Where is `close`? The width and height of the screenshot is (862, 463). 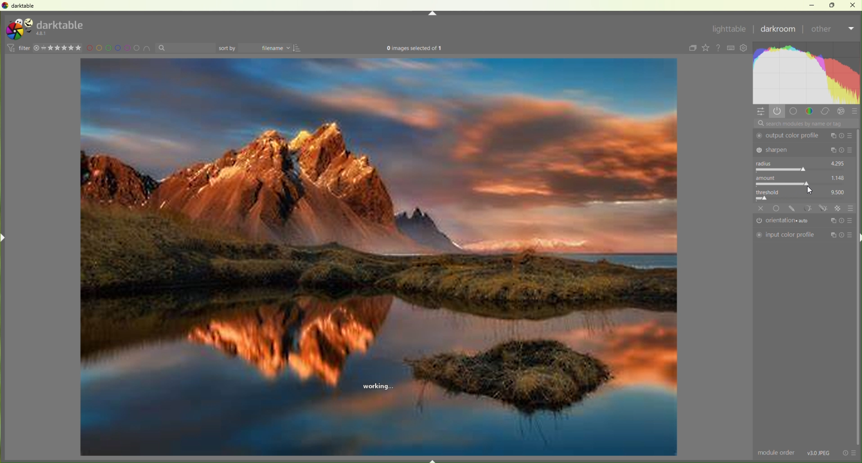
close is located at coordinates (761, 208).